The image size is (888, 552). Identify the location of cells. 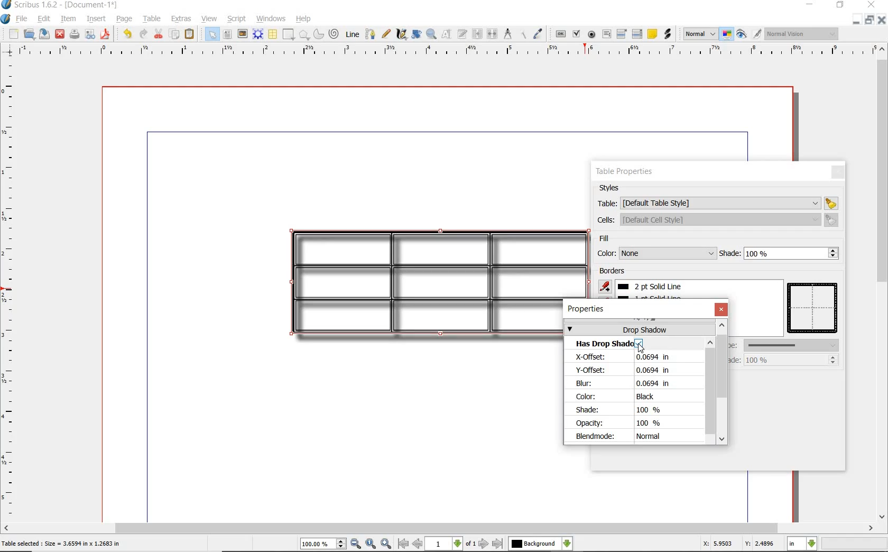
(716, 219).